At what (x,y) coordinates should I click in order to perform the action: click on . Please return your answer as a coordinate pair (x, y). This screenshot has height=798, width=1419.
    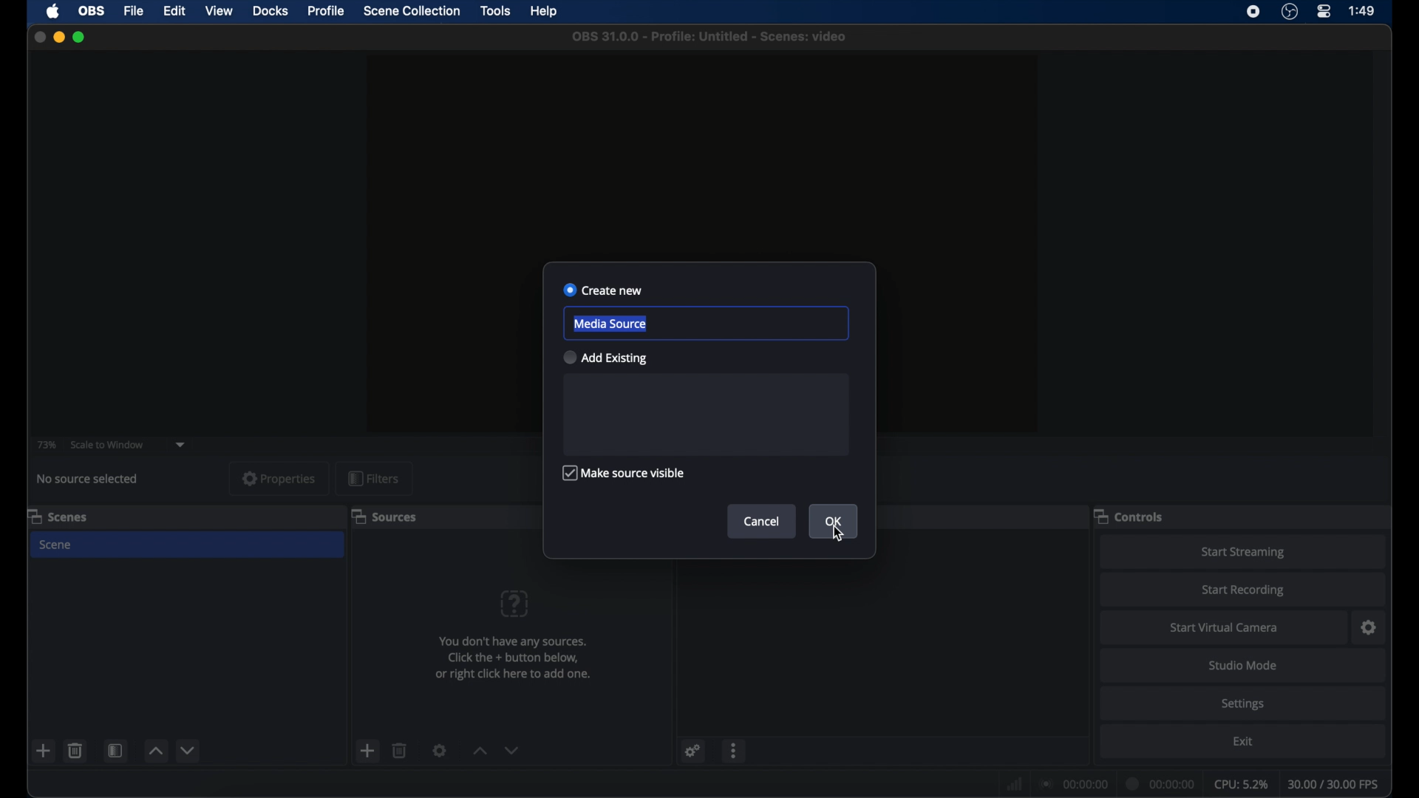
    Looking at the image, I should click on (1242, 783).